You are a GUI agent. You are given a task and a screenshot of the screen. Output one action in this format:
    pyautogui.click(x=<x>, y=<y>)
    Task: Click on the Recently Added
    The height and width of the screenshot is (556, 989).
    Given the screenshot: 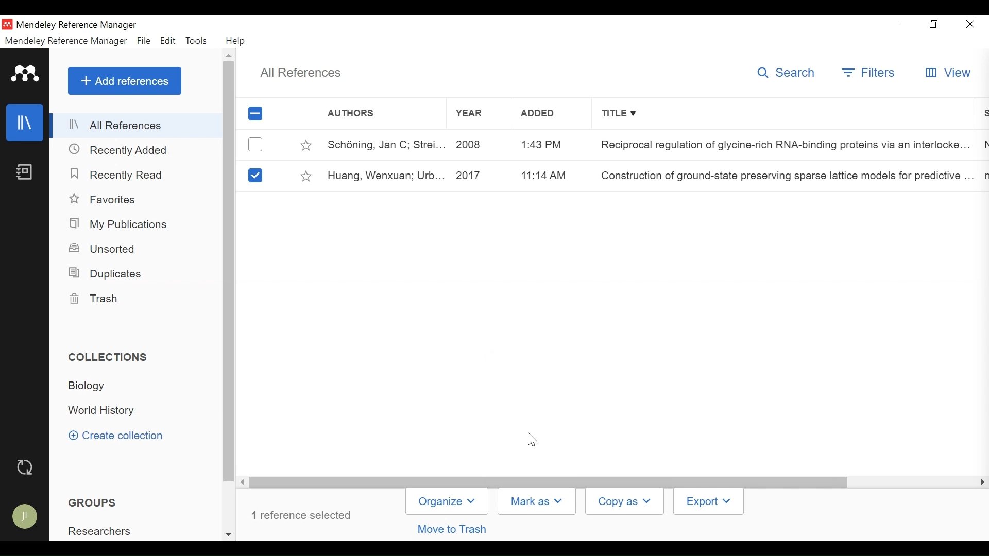 What is the action you would take?
    pyautogui.click(x=124, y=150)
    